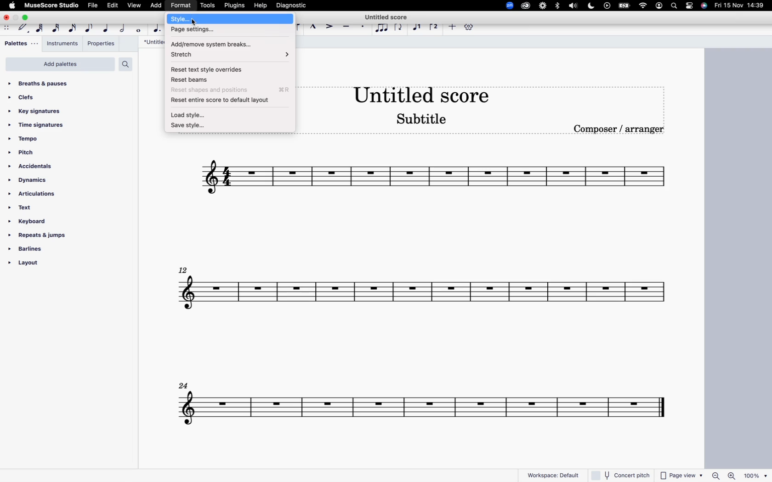 The width and height of the screenshot is (772, 482). Describe the element at coordinates (230, 79) in the screenshot. I see `reset beams` at that location.